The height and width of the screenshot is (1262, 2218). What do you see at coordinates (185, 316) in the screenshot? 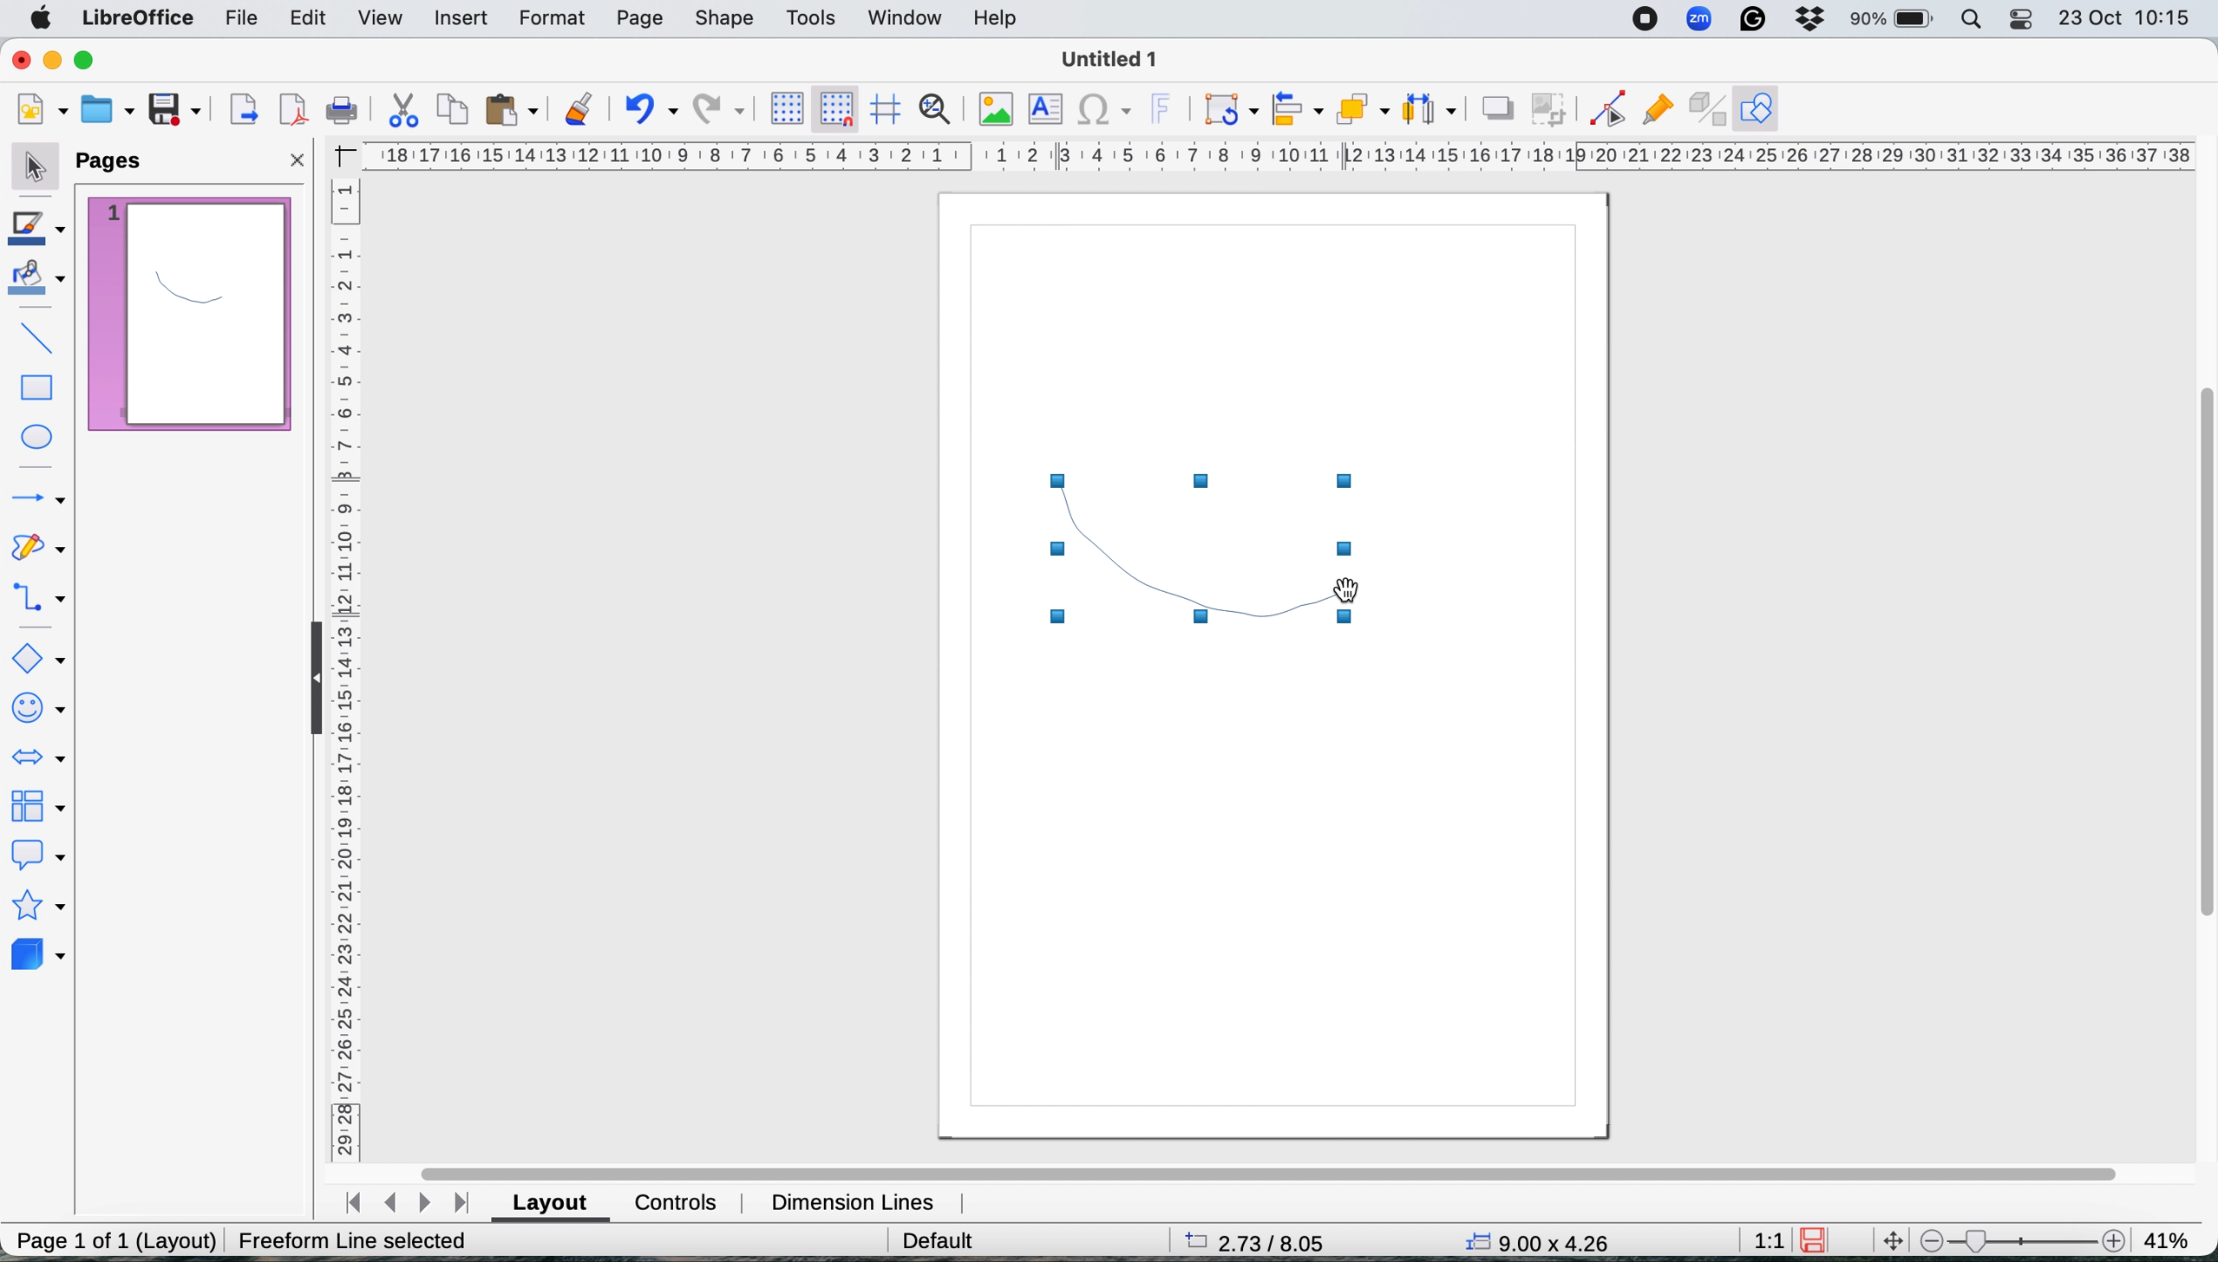
I see `current page` at bounding box center [185, 316].